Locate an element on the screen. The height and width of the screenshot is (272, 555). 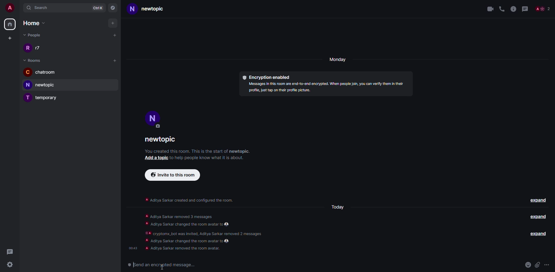
home is located at coordinates (38, 23).